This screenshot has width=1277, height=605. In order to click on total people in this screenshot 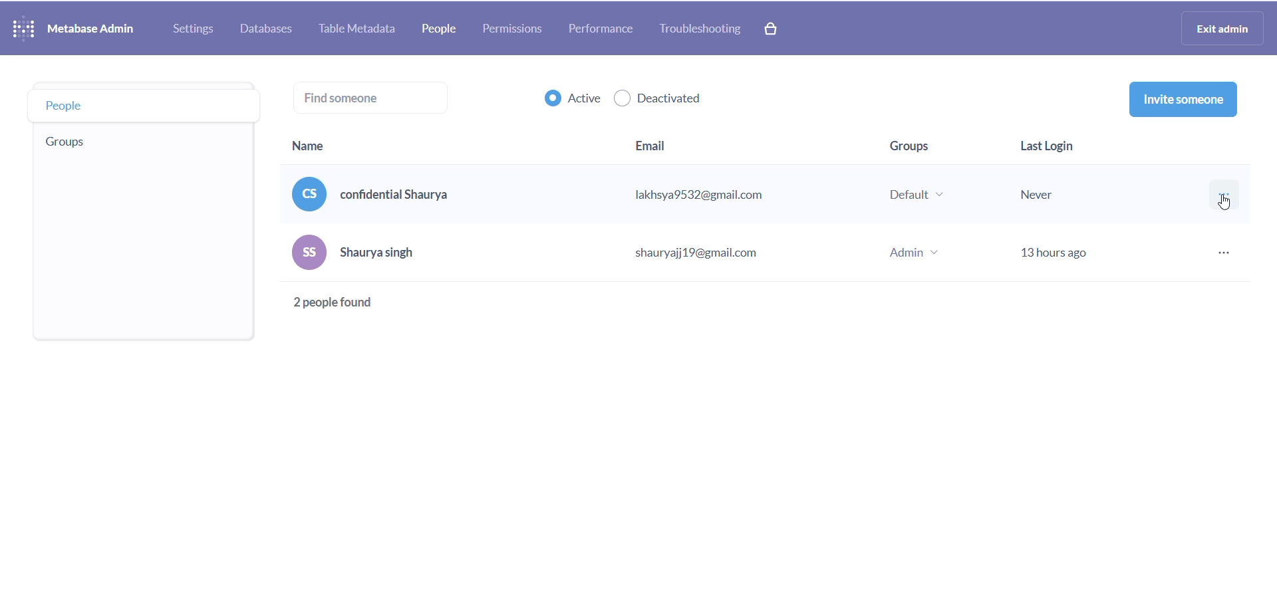, I will do `click(337, 306)`.